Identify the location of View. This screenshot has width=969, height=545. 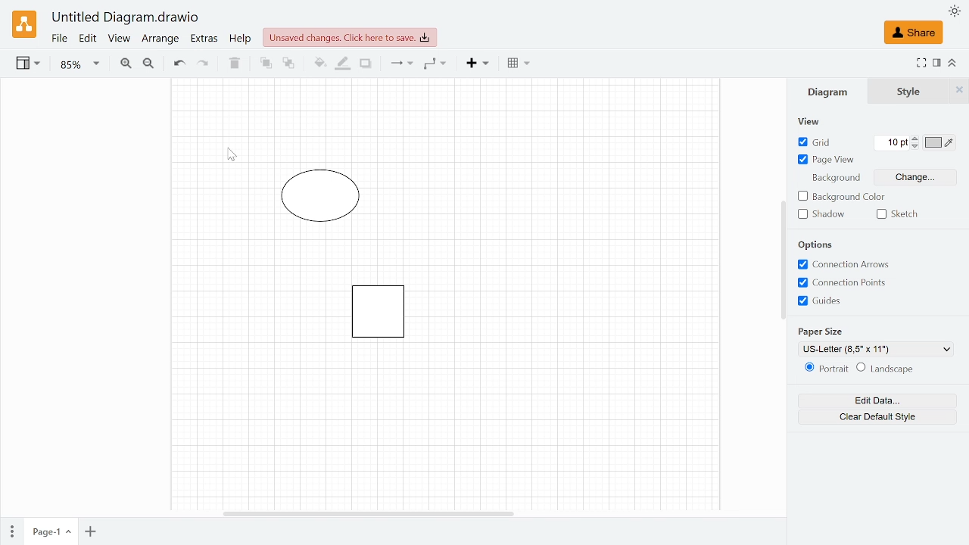
(30, 65).